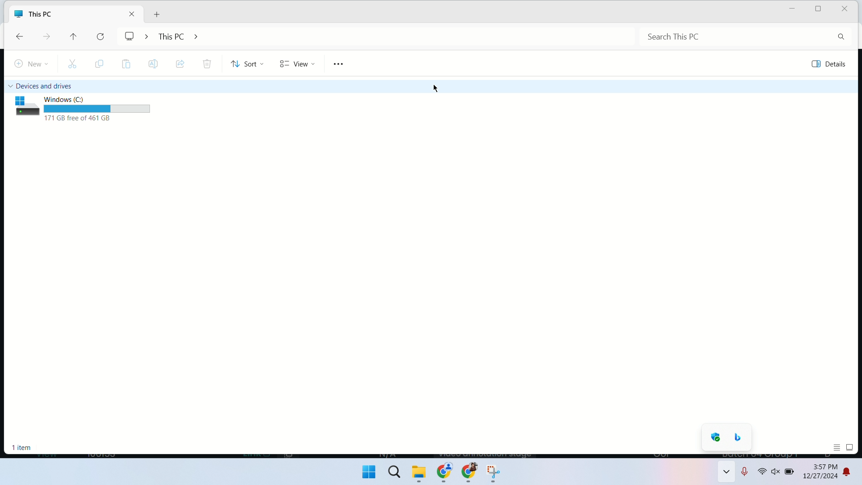  What do you see at coordinates (51, 15) in the screenshot?
I see `This PC` at bounding box center [51, 15].